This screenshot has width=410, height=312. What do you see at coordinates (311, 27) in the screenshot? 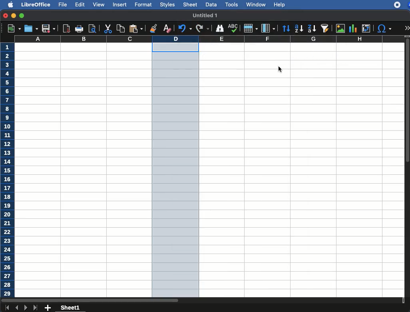
I see `descendinga` at bounding box center [311, 27].